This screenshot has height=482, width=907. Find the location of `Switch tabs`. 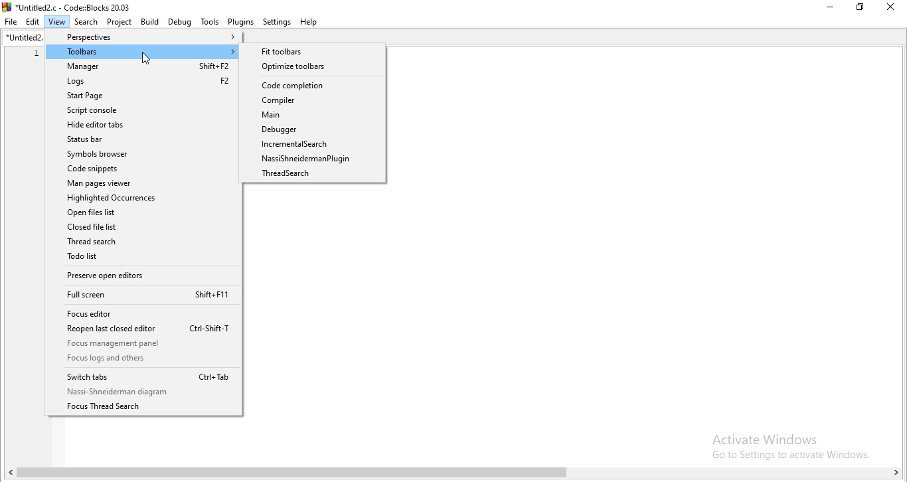

Switch tabs is located at coordinates (146, 376).